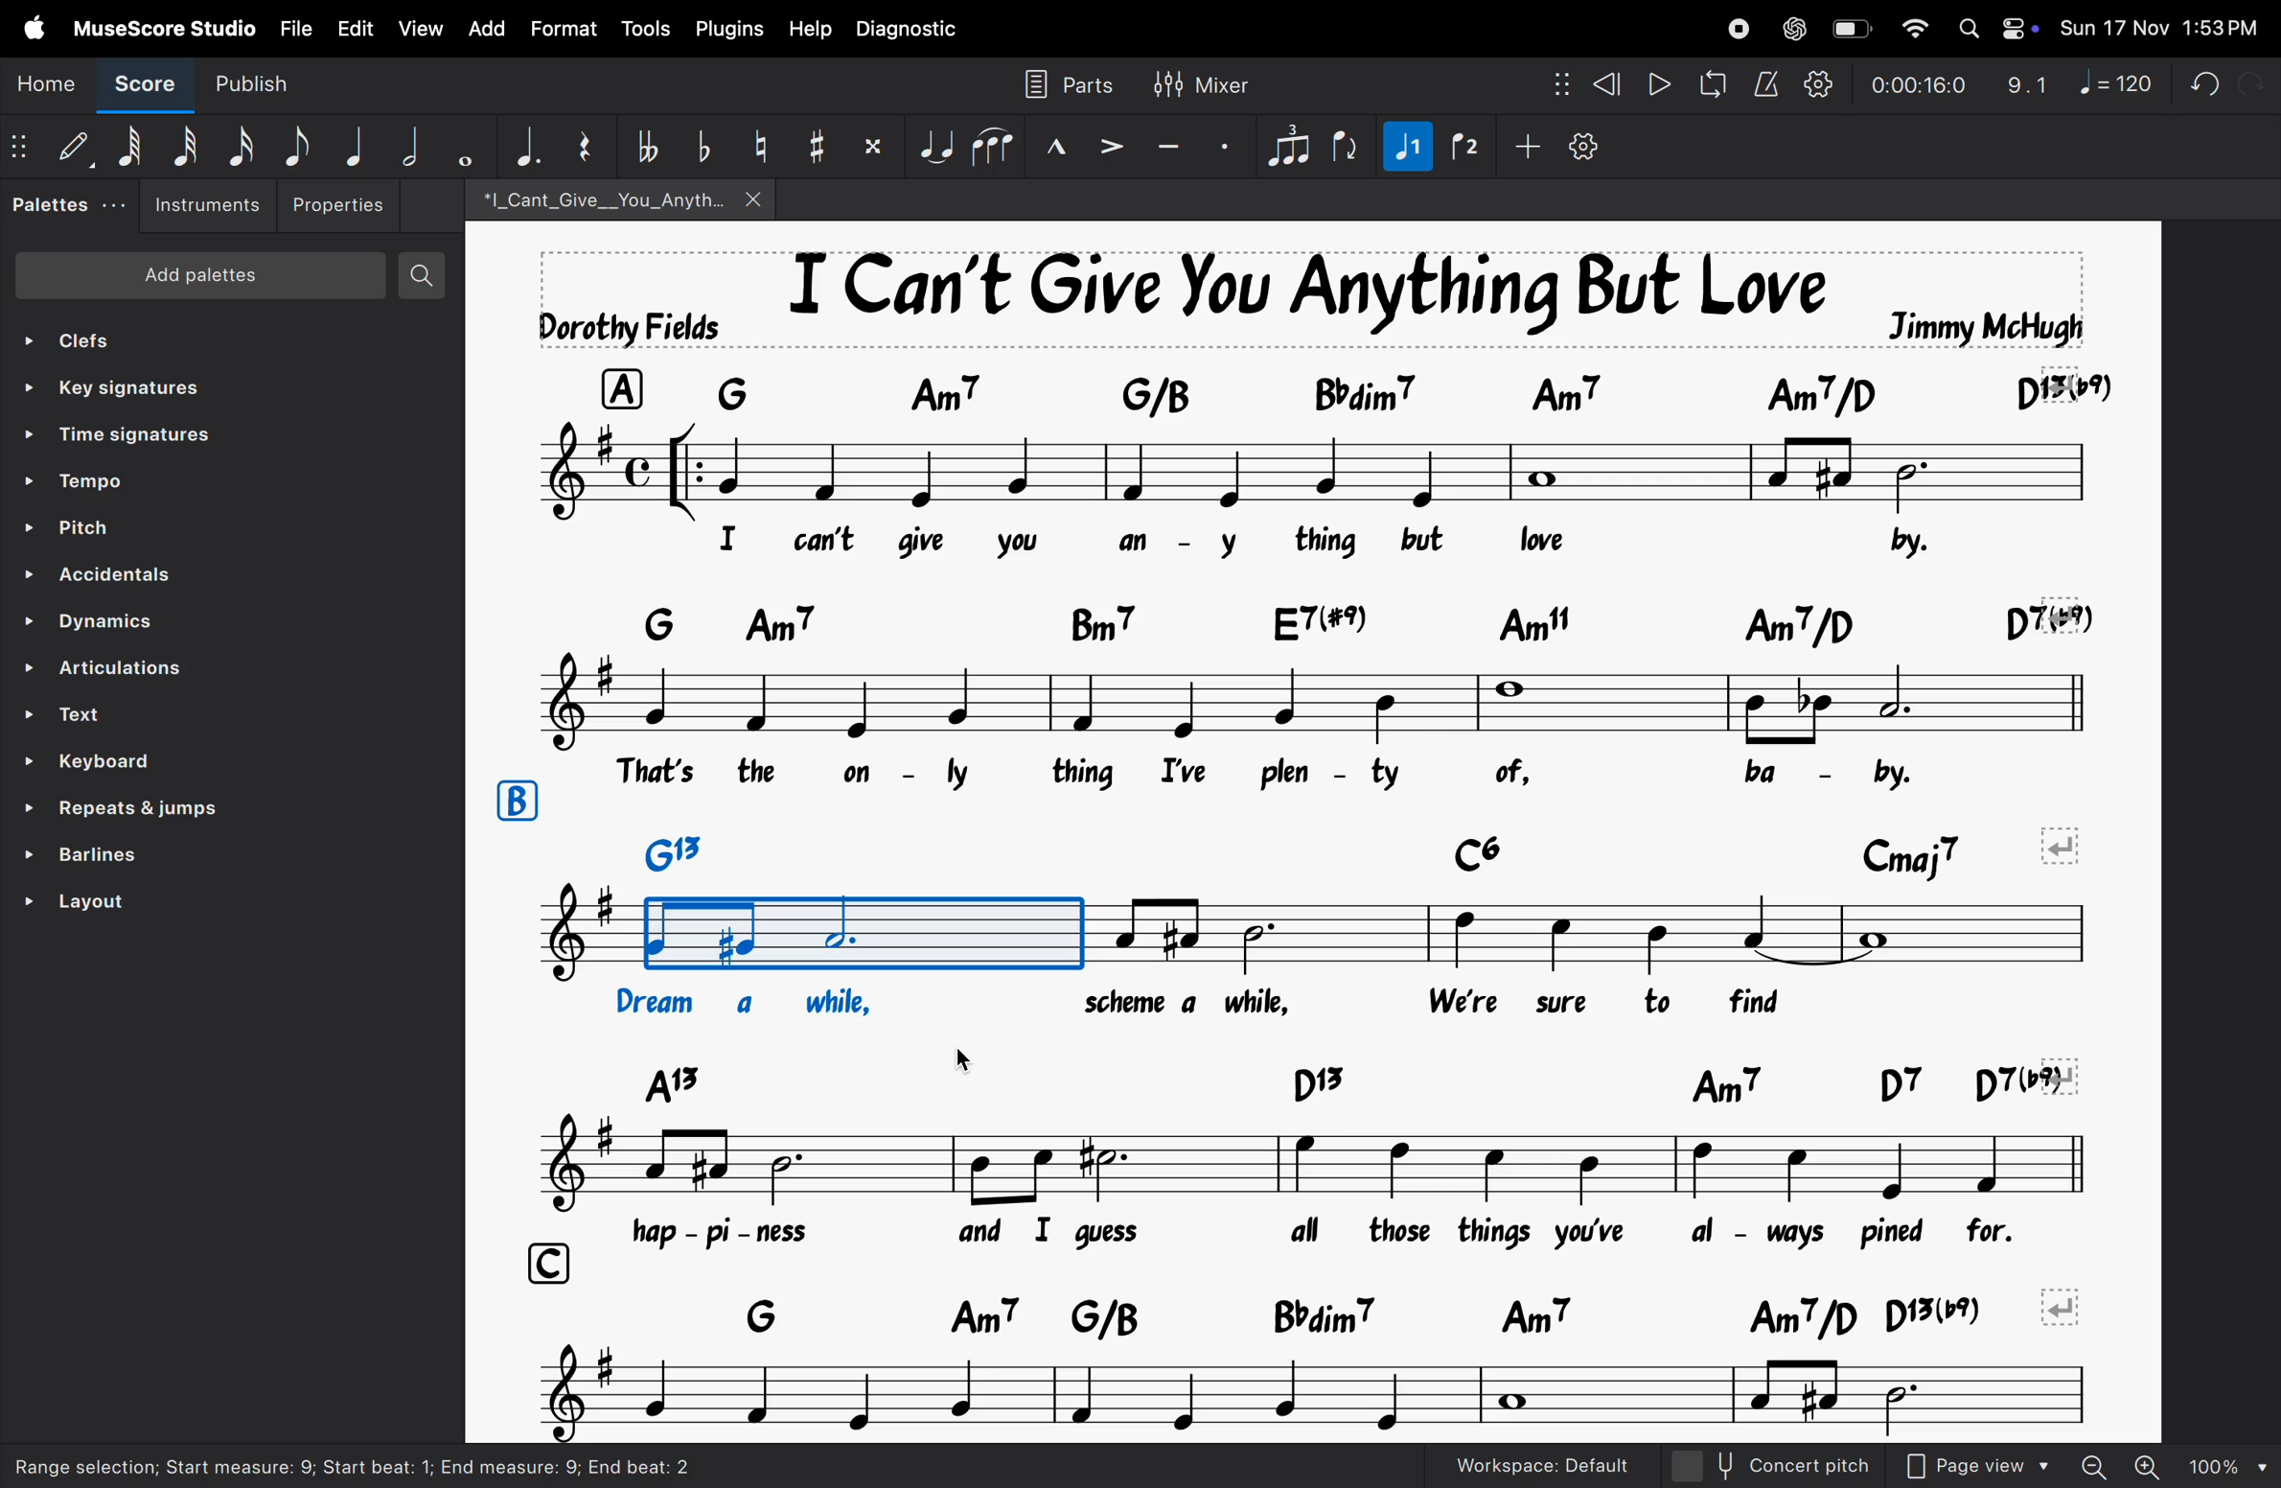 The width and height of the screenshot is (2281, 1488). What do you see at coordinates (81, 900) in the screenshot?
I see `layout` at bounding box center [81, 900].